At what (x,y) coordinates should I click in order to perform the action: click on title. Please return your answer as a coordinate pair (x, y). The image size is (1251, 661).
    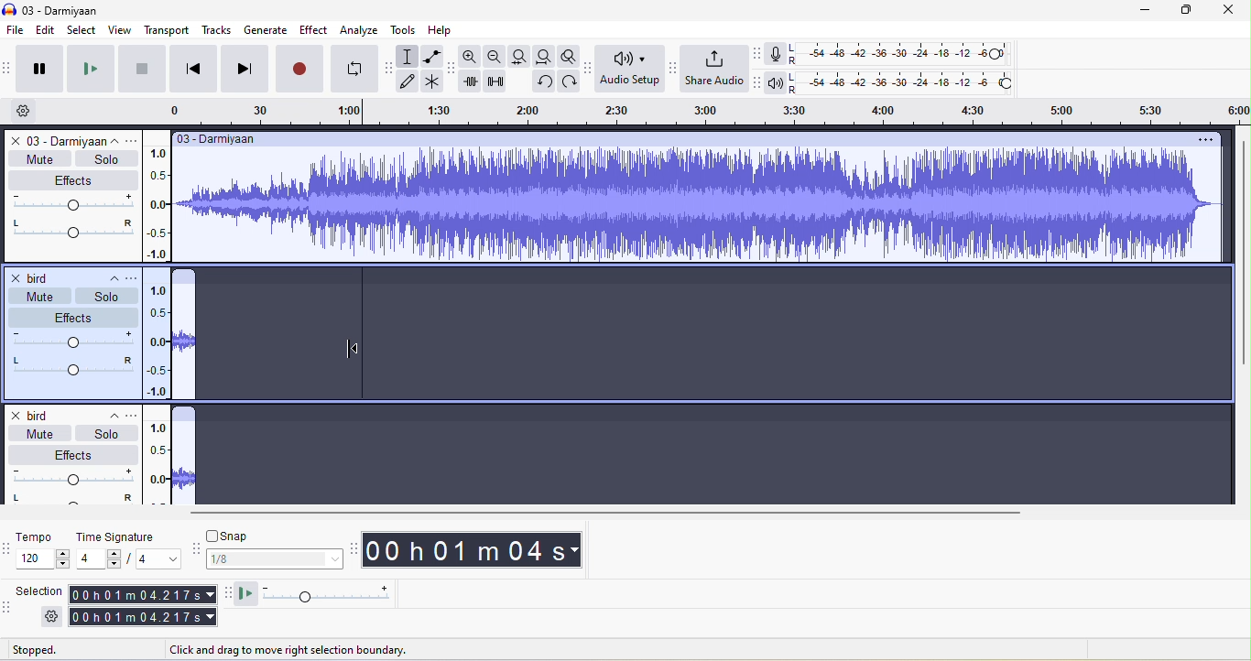
    Looking at the image, I should click on (60, 7).